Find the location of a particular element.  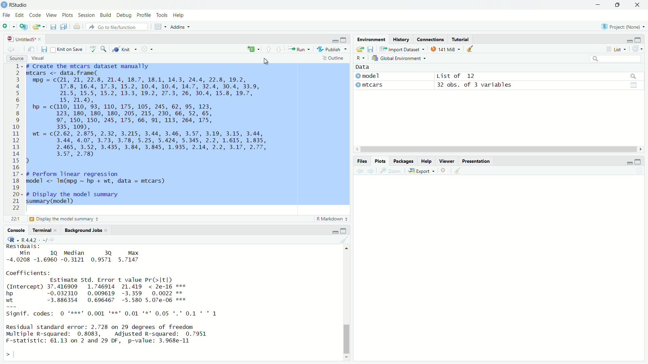

profile is located at coordinates (144, 15).